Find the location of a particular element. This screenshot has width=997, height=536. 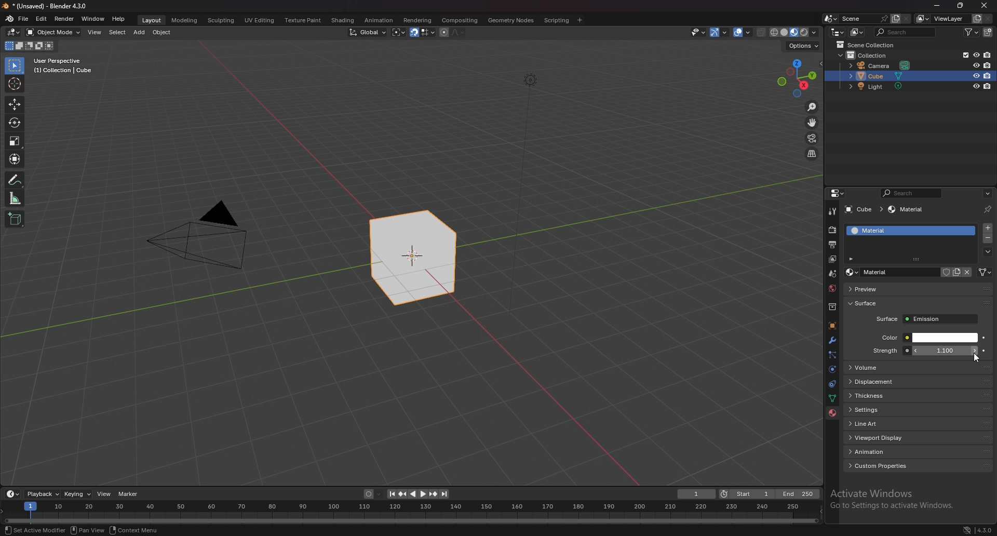

object mode is located at coordinates (54, 32).